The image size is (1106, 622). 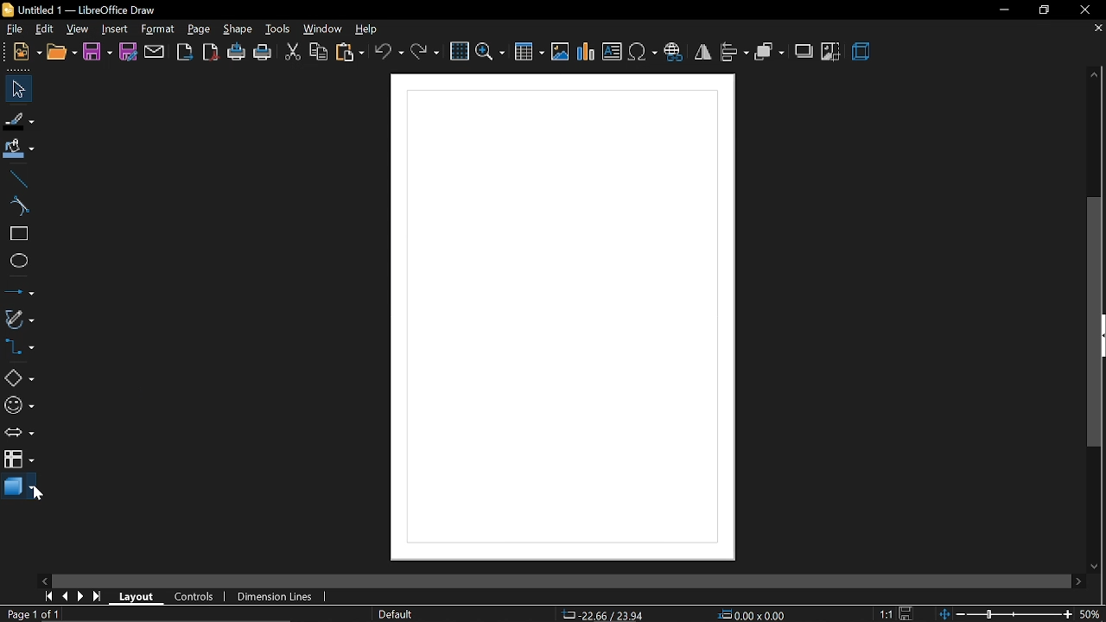 I want to click on insert symbol, so click(x=642, y=52).